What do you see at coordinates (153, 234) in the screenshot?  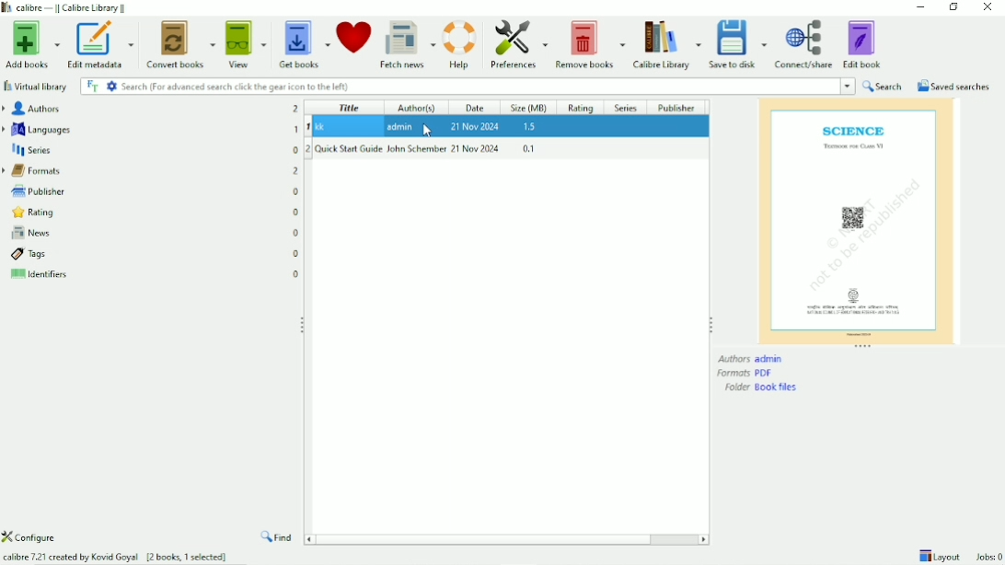 I see `News` at bounding box center [153, 234].